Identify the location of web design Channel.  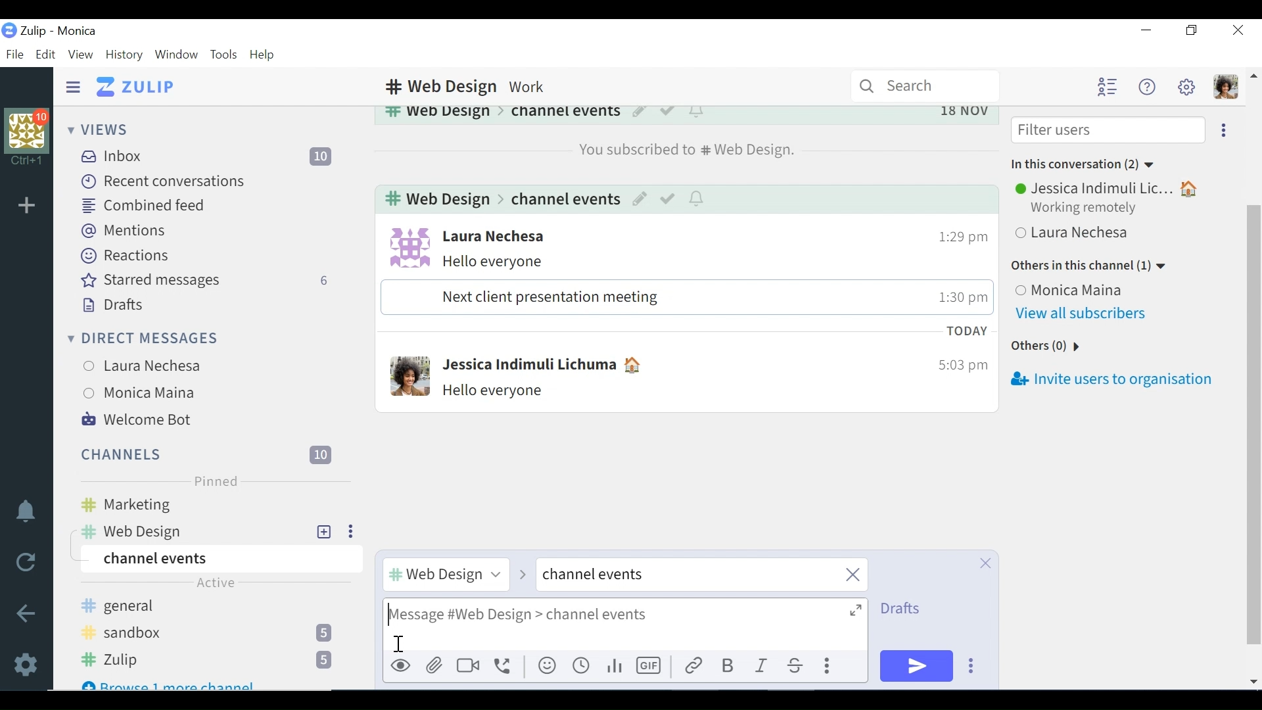
(191, 531).